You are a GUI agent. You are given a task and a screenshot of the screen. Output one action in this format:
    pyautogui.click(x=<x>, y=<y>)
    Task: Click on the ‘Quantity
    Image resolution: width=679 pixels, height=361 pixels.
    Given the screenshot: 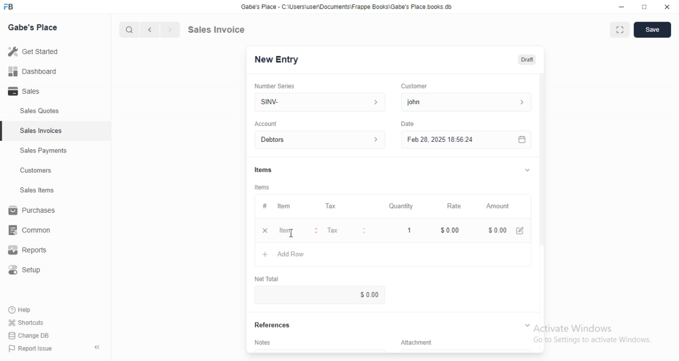 What is the action you would take?
    pyautogui.click(x=401, y=206)
    